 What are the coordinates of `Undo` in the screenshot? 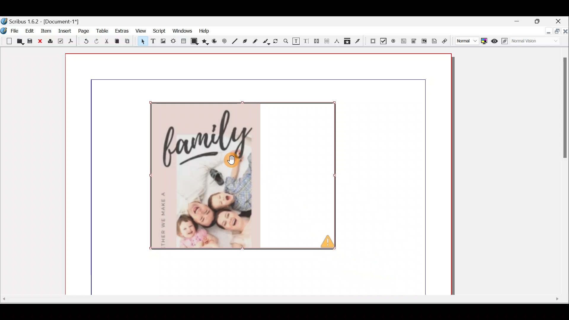 It's located at (83, 41).